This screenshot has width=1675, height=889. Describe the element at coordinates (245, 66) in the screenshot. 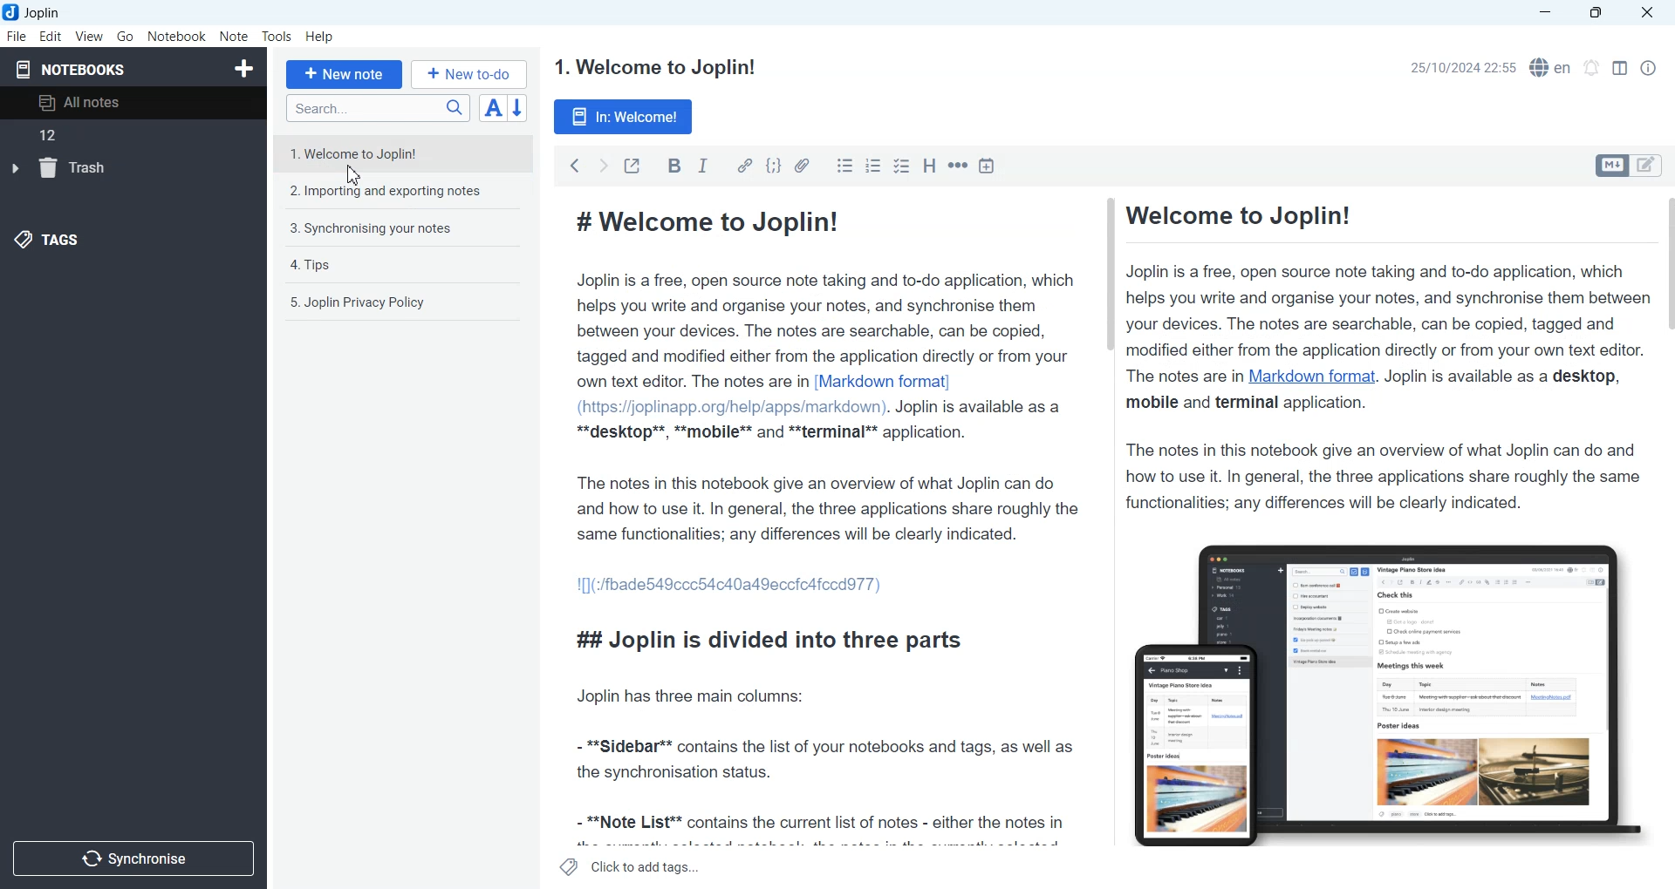

I see `Create Notebook` at that location.